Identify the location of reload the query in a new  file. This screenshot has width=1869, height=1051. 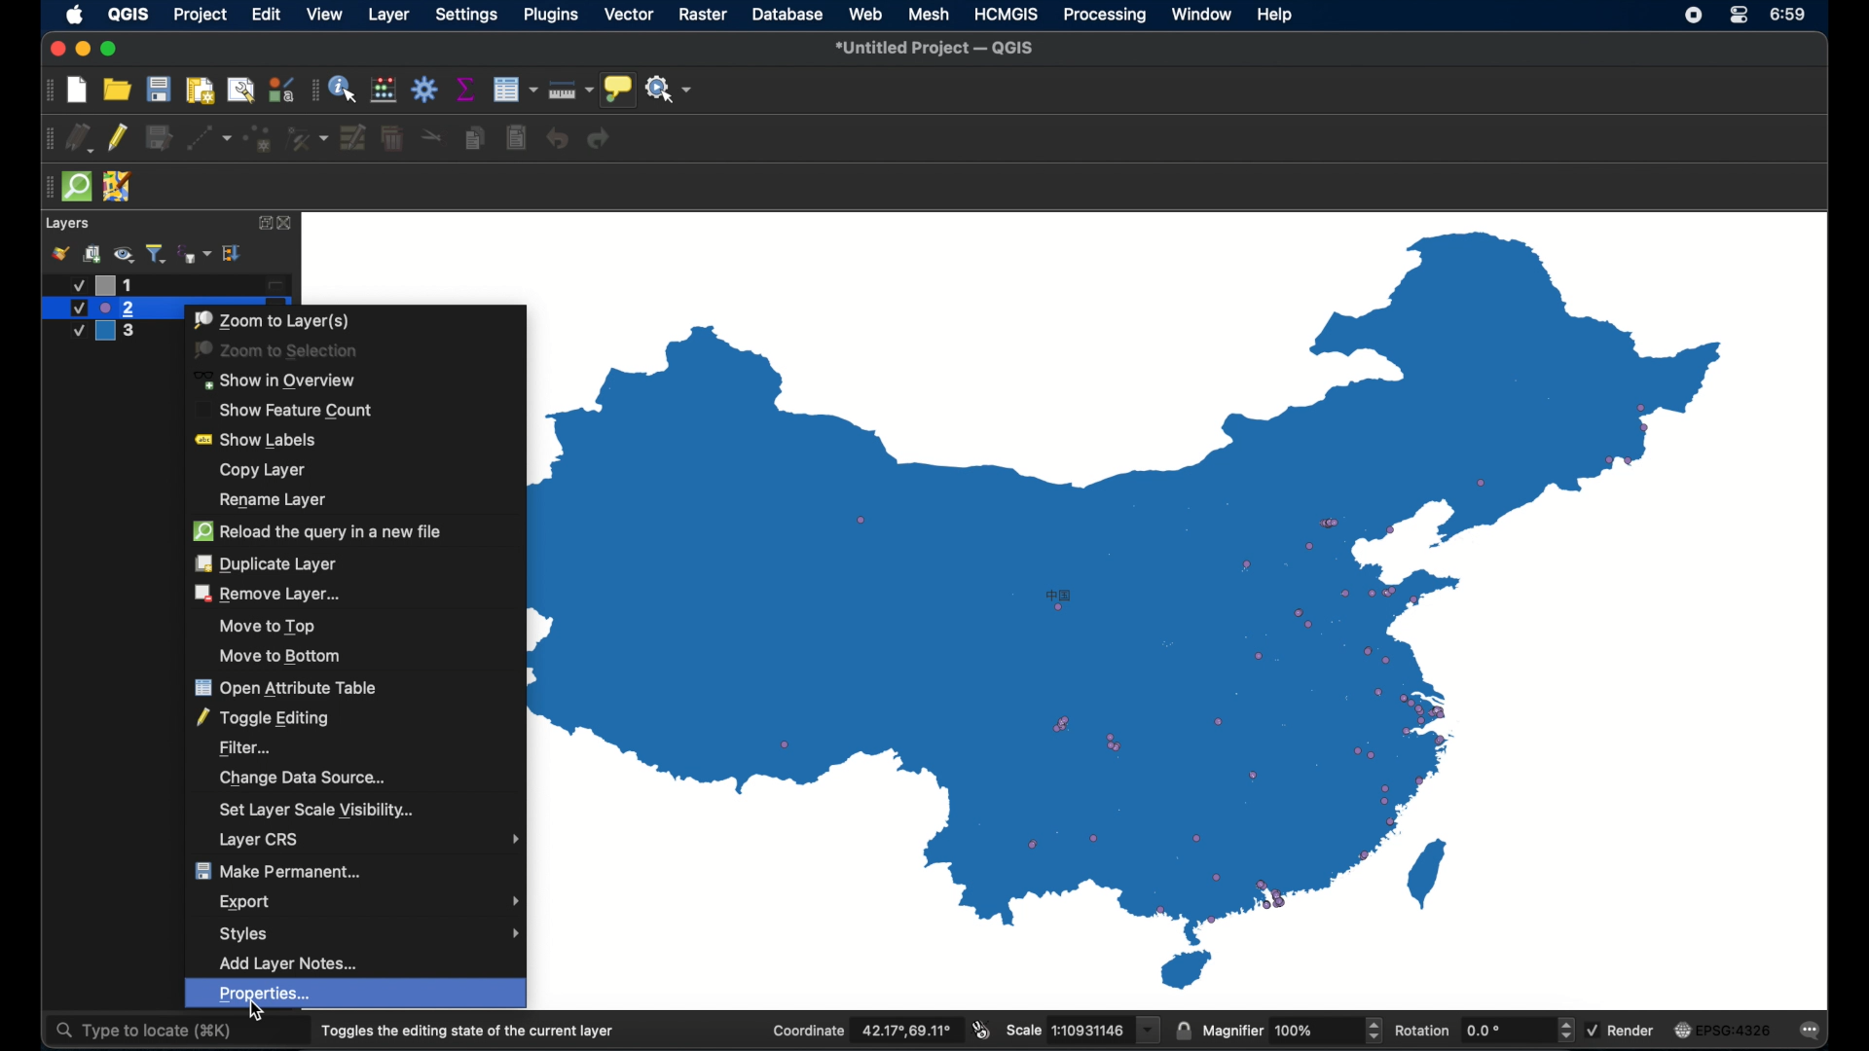
(316, 530).